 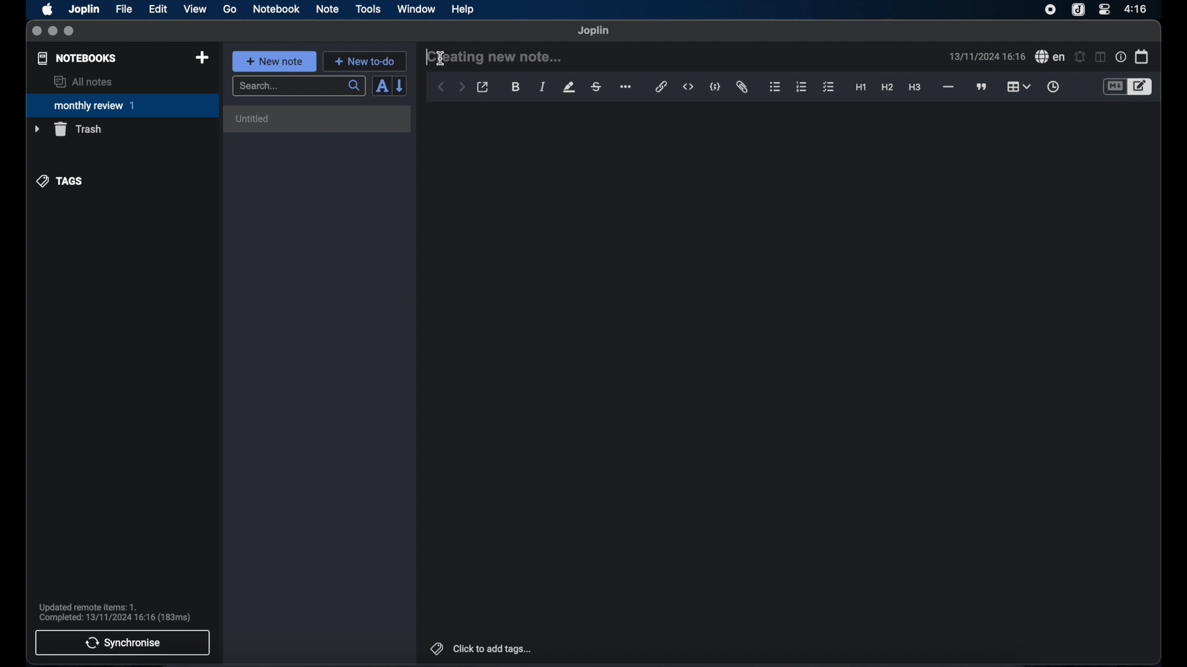 What do you see at coordinates (1121, 57) in the screenshot?
I see `note properties` at bounding box center [1121, 57].